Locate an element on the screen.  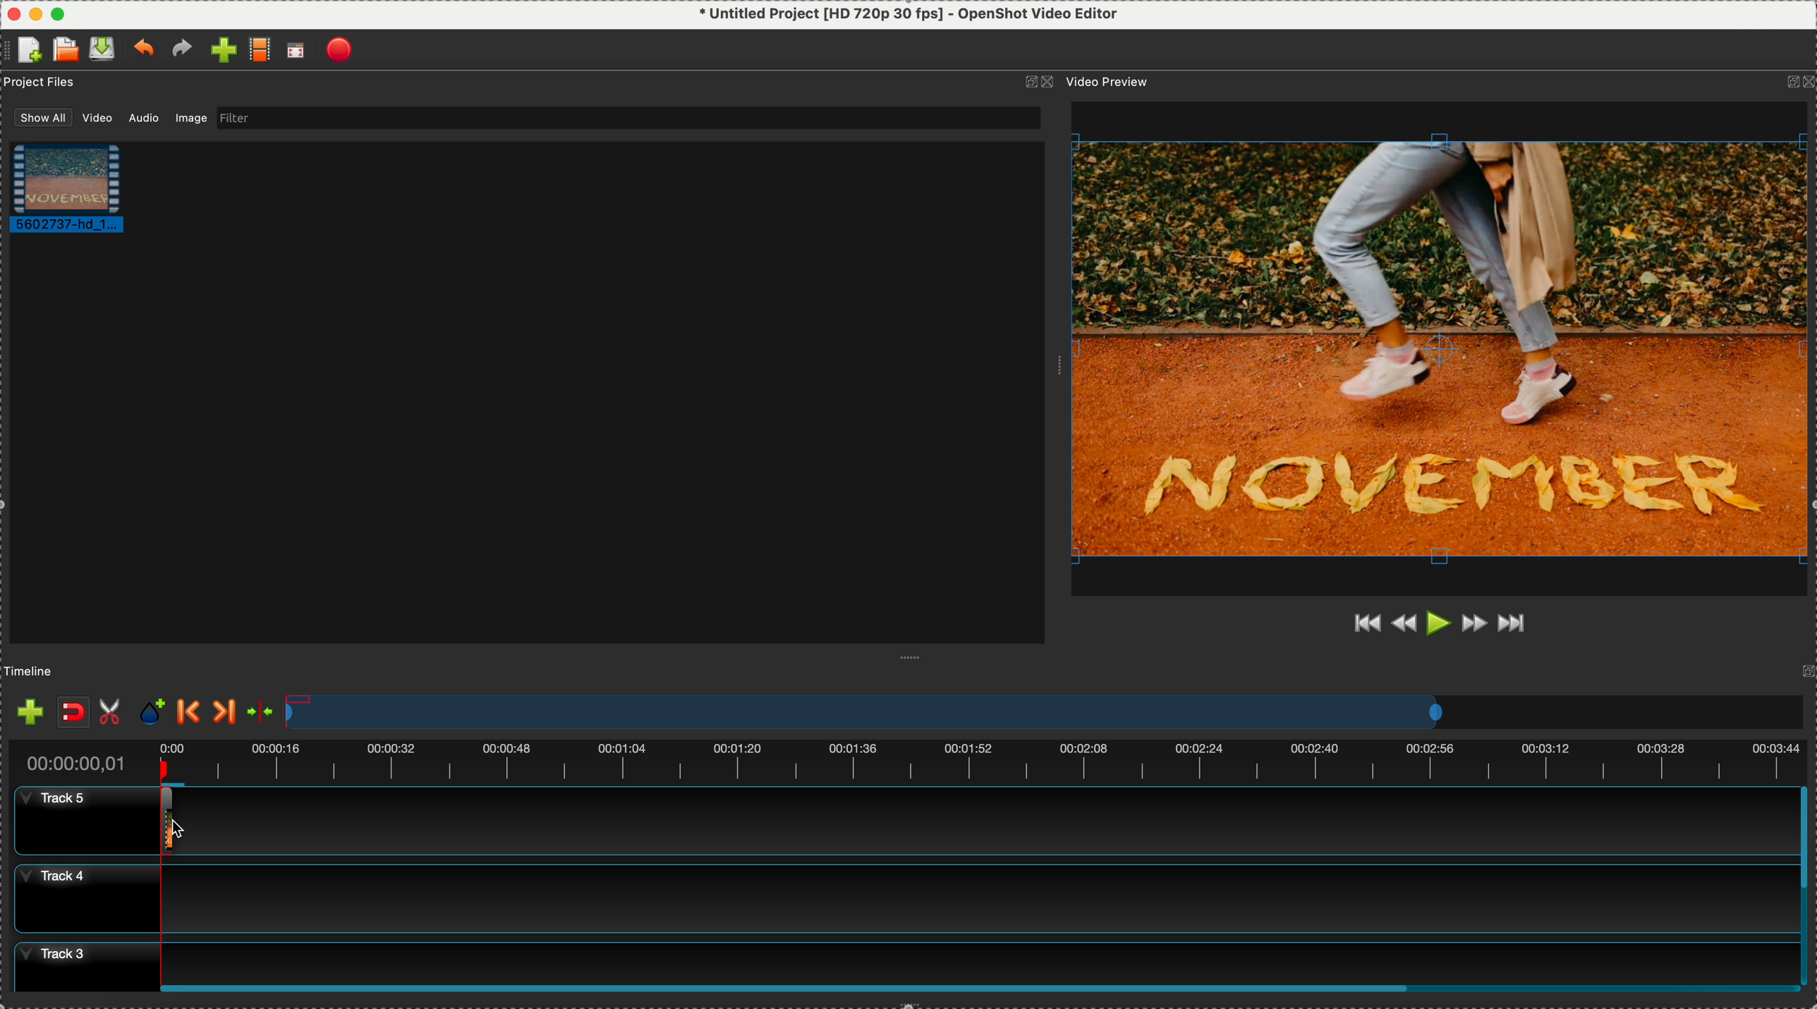
Cursor is located at coordinates (161, 822).